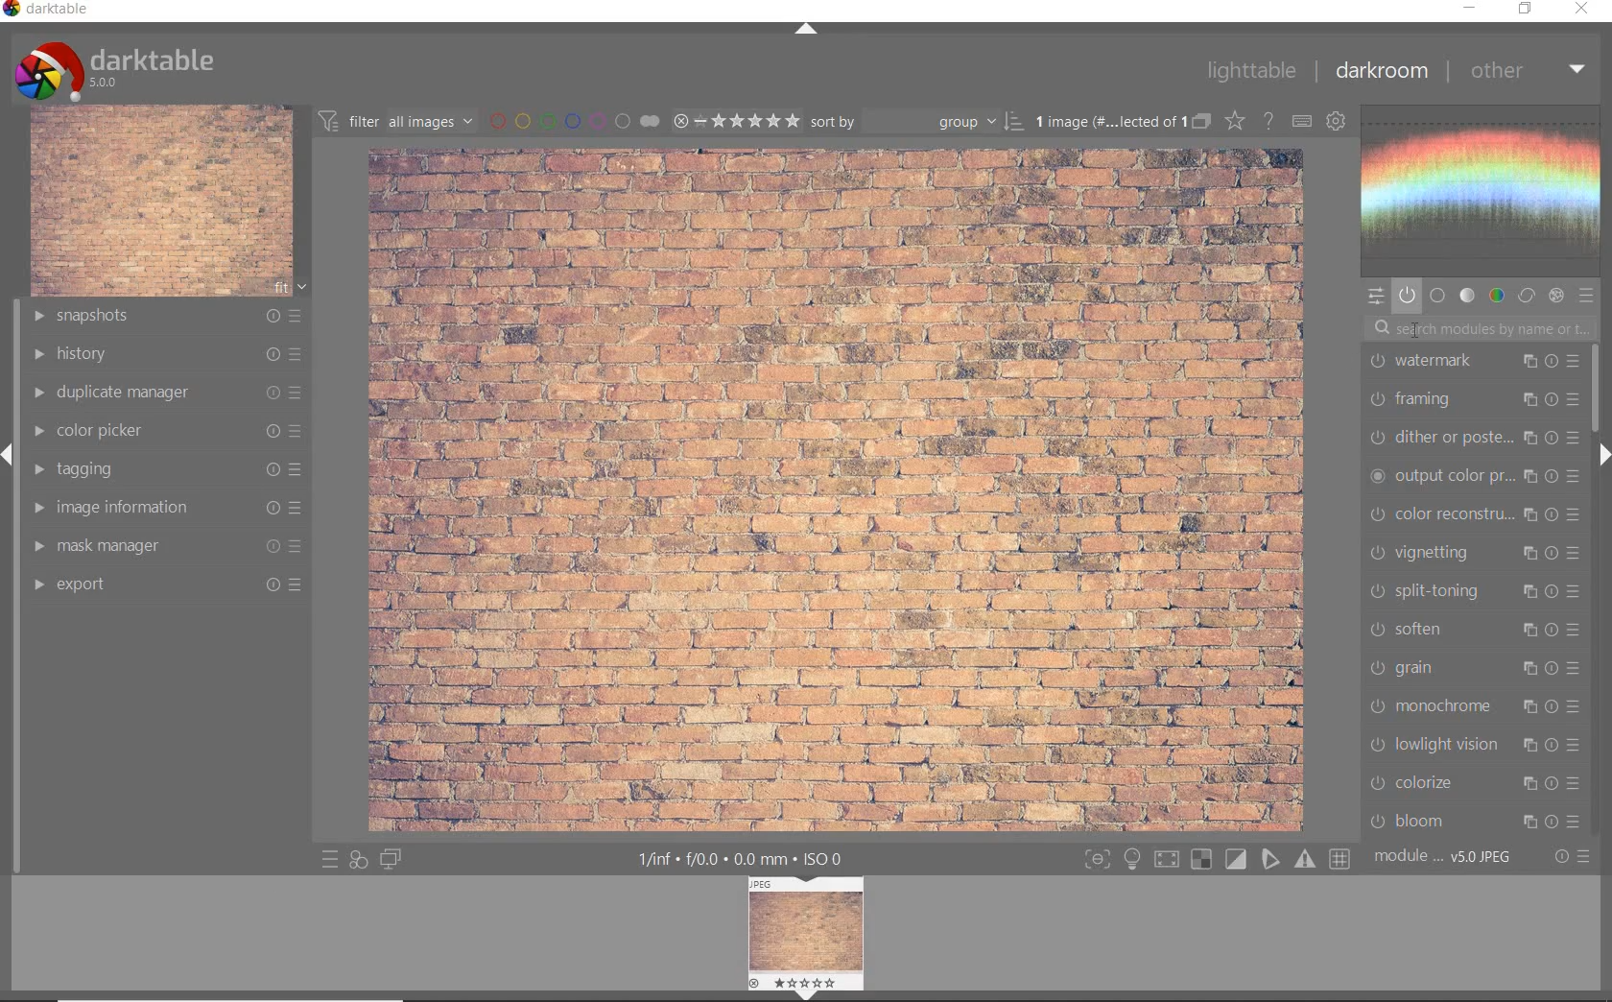 The image size is (1612, 1002). Describe the element at coordinates (1335, 122) in the screenshot. I see `show global preference` at that location.